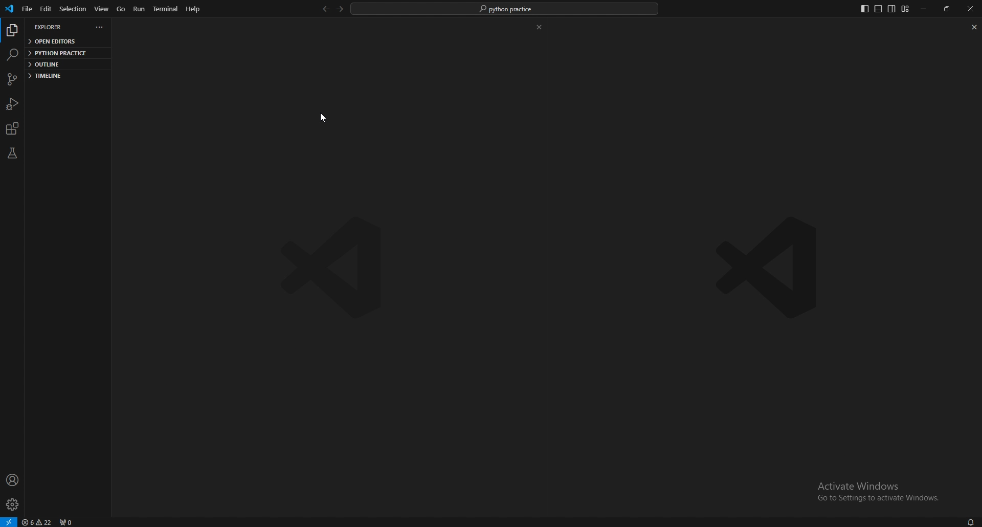 This screenshot has width=982, height=527. I want to click on explorer, so click(11, 31).